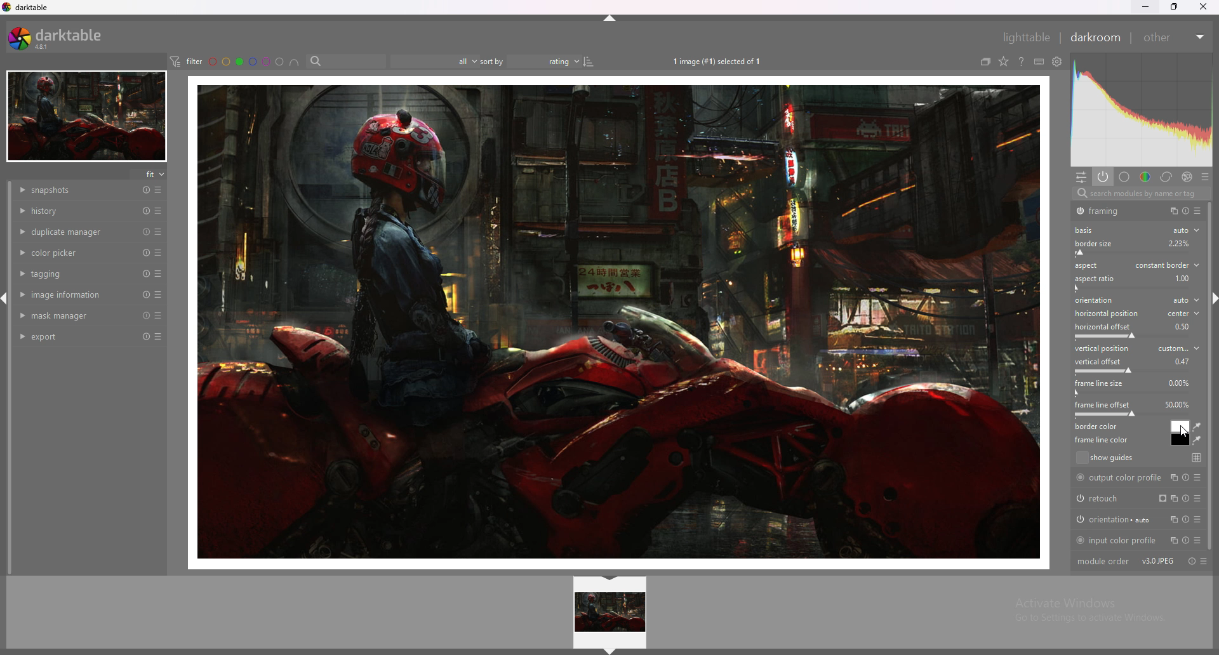  What do you see at coordinates (1185, 176) in the screenshot?
I see `effect` at bounding box center [1185, 176].